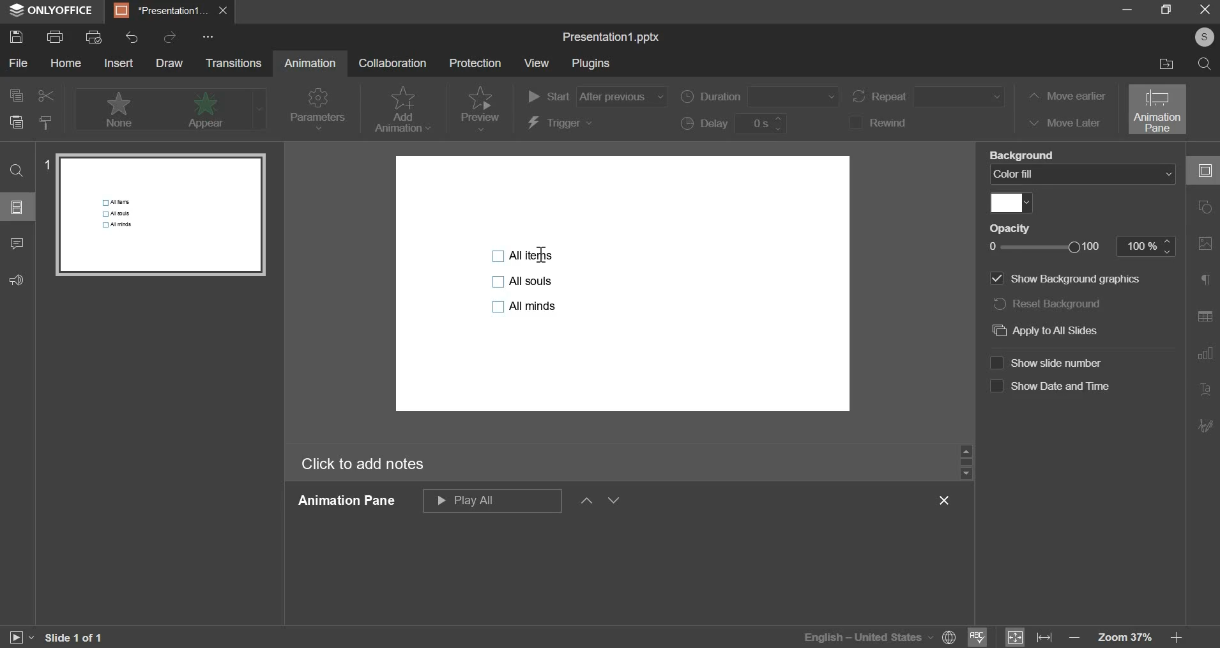 Image resolution: width=1220 pixels, height=648 pixels. I want to click on none, so click(117, 109).